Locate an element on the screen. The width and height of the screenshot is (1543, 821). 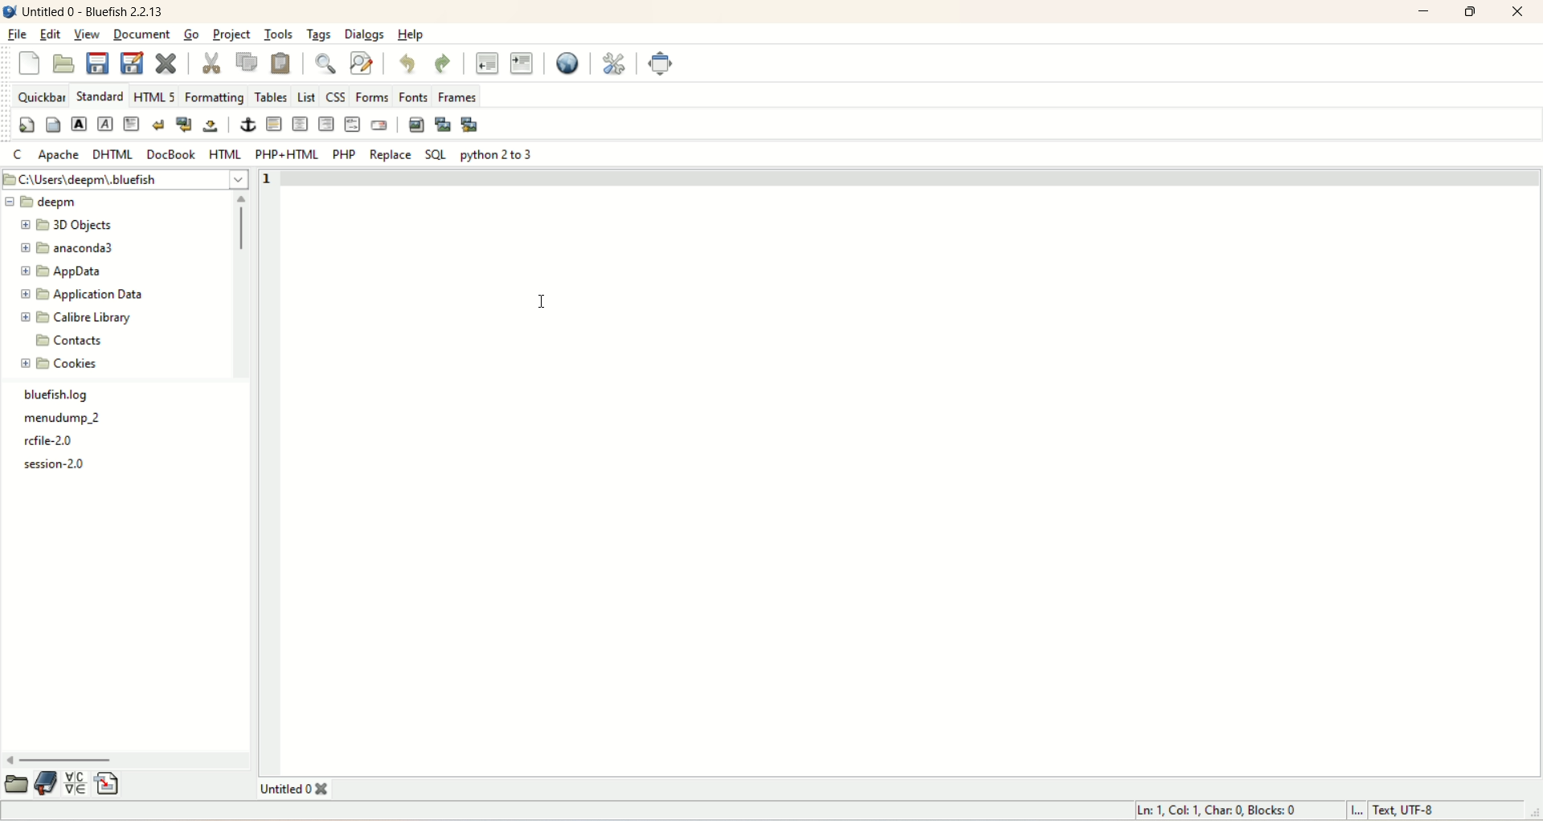
maximize is located at coordinates (1474, 12).